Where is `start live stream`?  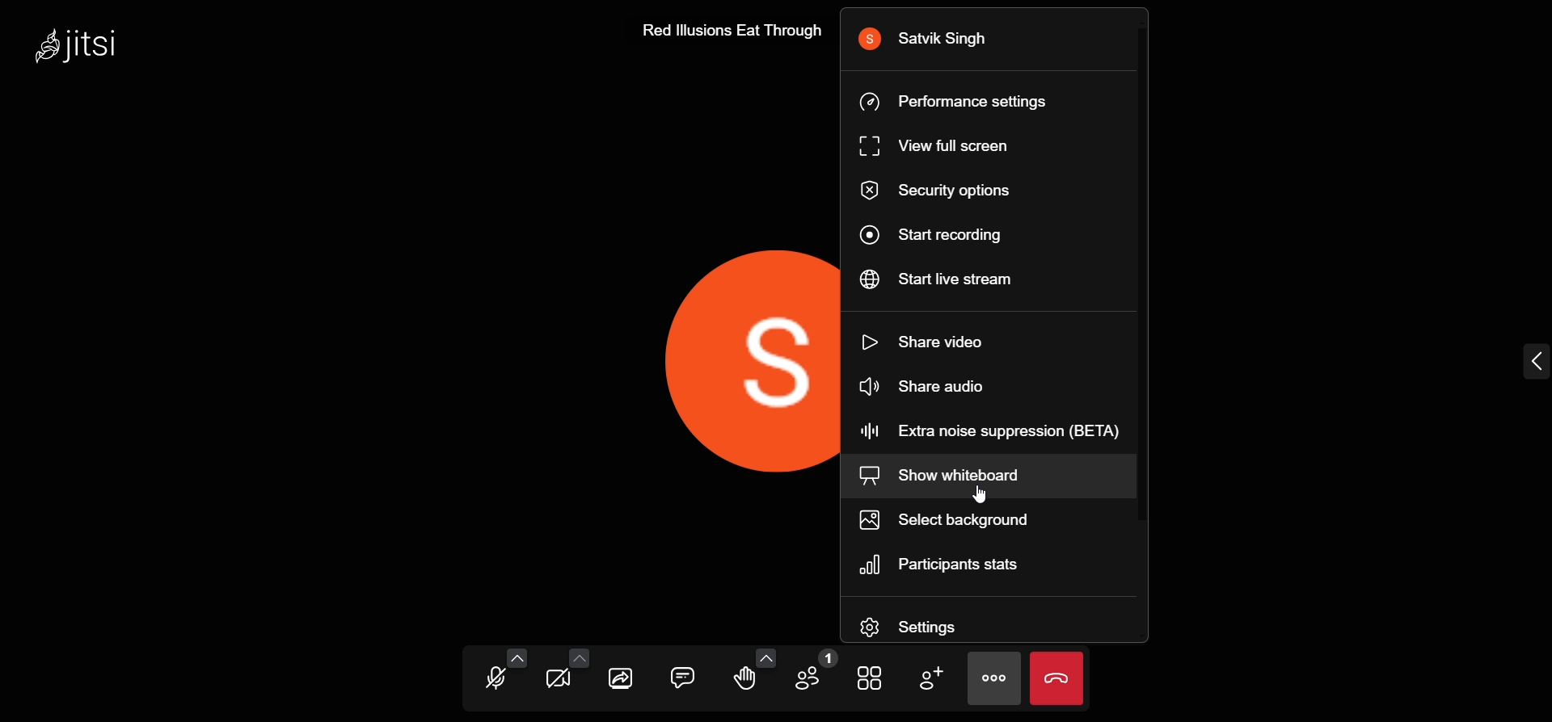
start live stream is located at coordinates (949, 278).